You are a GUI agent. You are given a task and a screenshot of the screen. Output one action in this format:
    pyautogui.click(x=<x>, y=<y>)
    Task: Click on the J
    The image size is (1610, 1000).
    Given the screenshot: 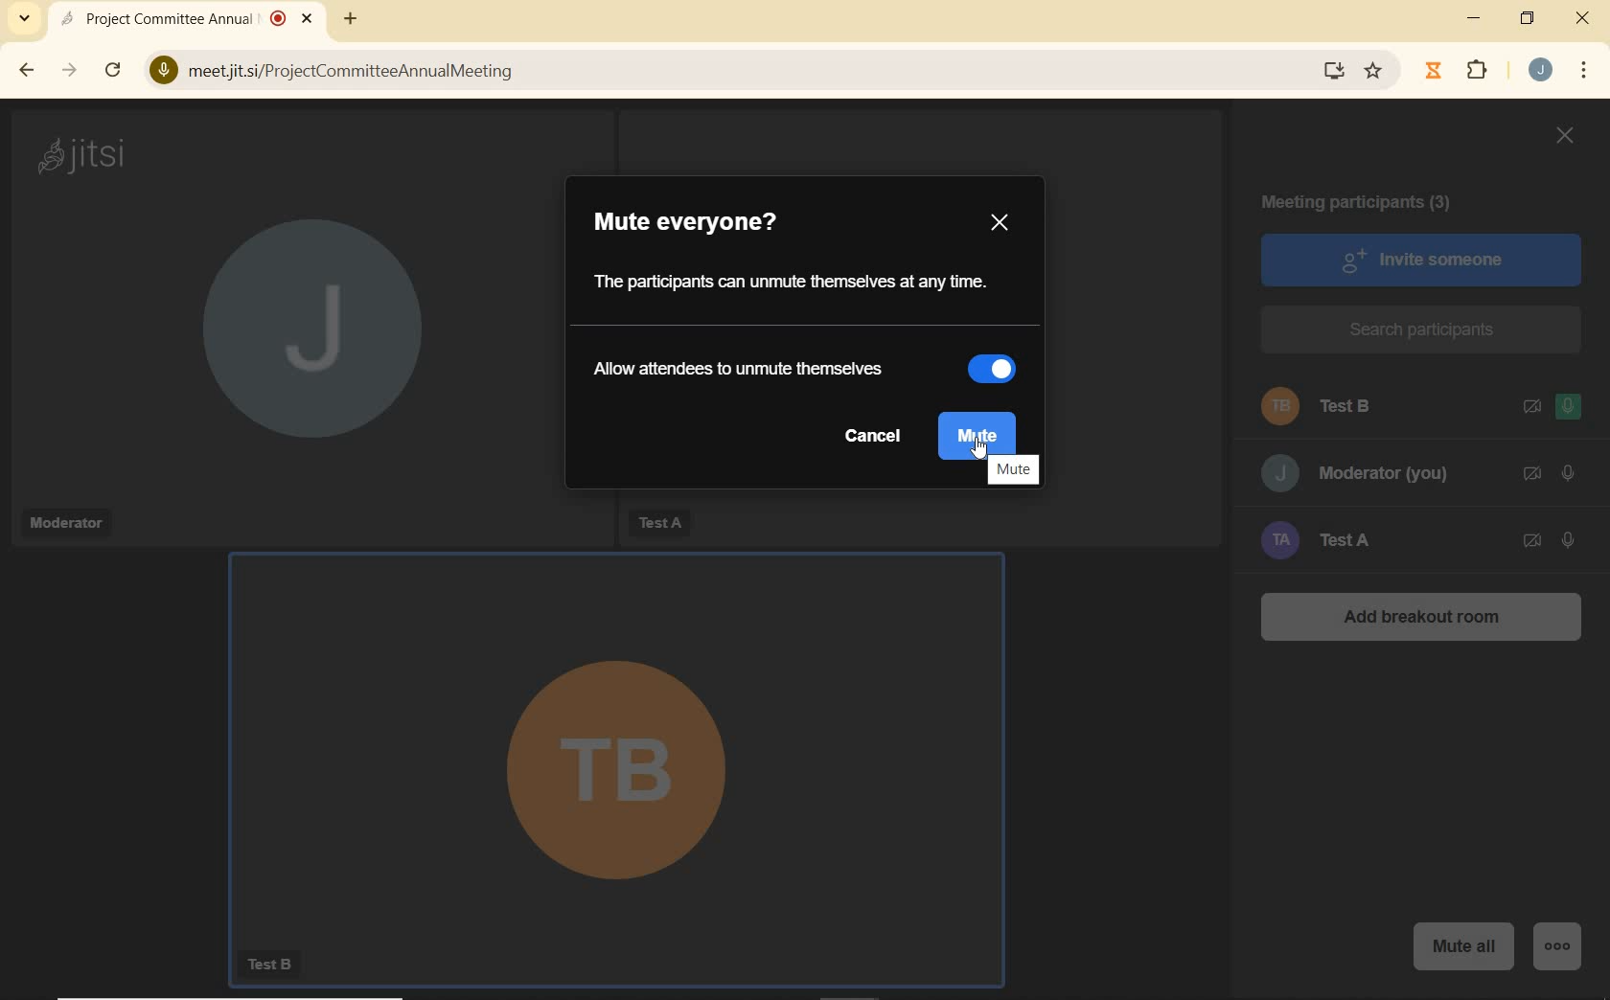 What is the action you would take?
    pyautogui.click(x=294, y=345)
    